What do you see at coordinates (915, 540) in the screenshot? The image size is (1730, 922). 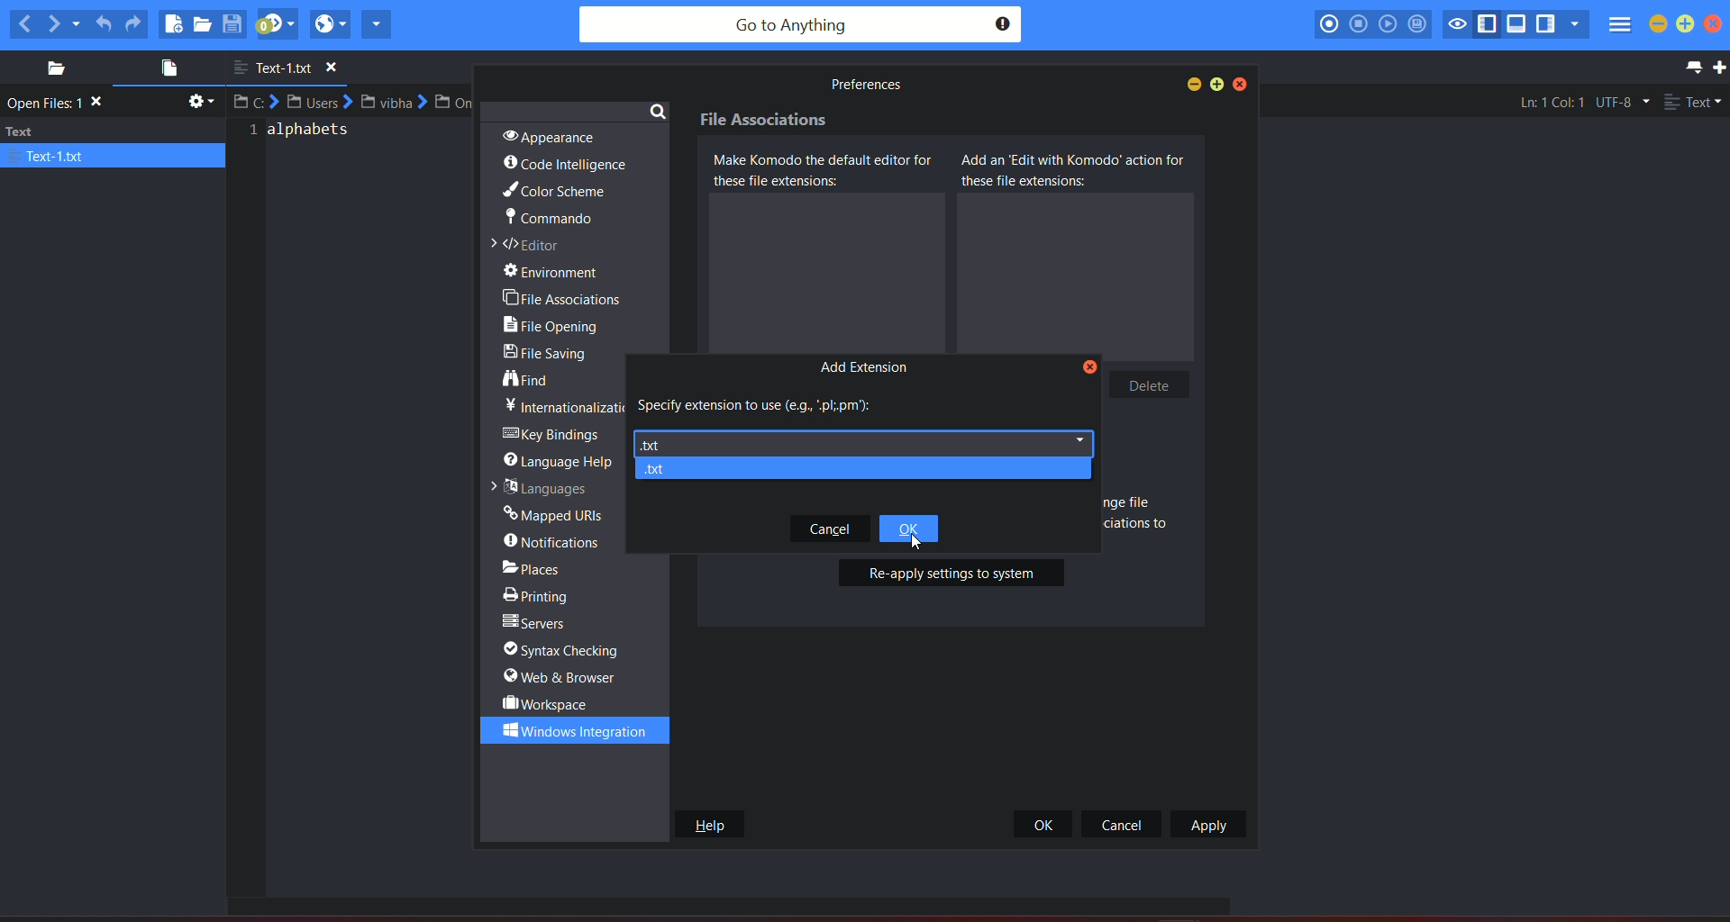 I see `Cursor` at bounding box center [915, 540].